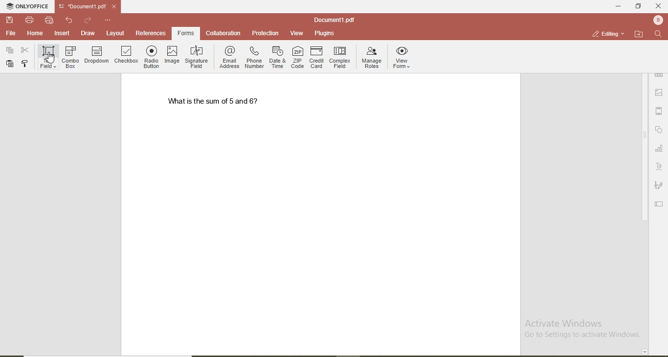 The image size is (668, 357). What do you see at coordinates (317, 56) in the screenshot?
I see `credit card` at bounding box center [317, 56].